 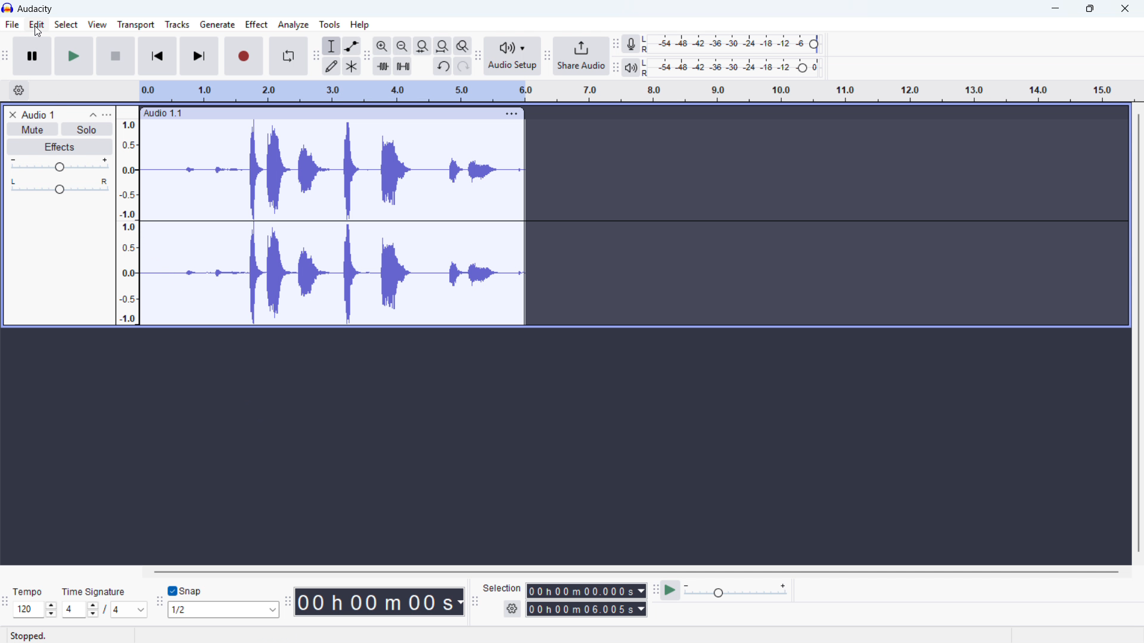 I want to click on select, so click(x=67, y=24).